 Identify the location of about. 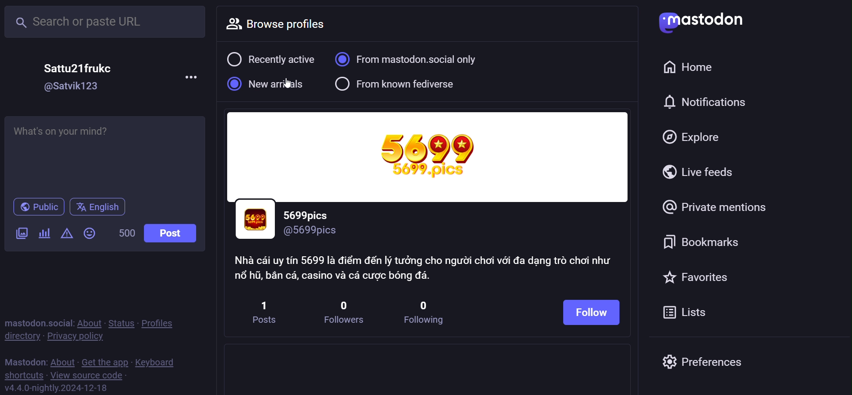
(63, 362).